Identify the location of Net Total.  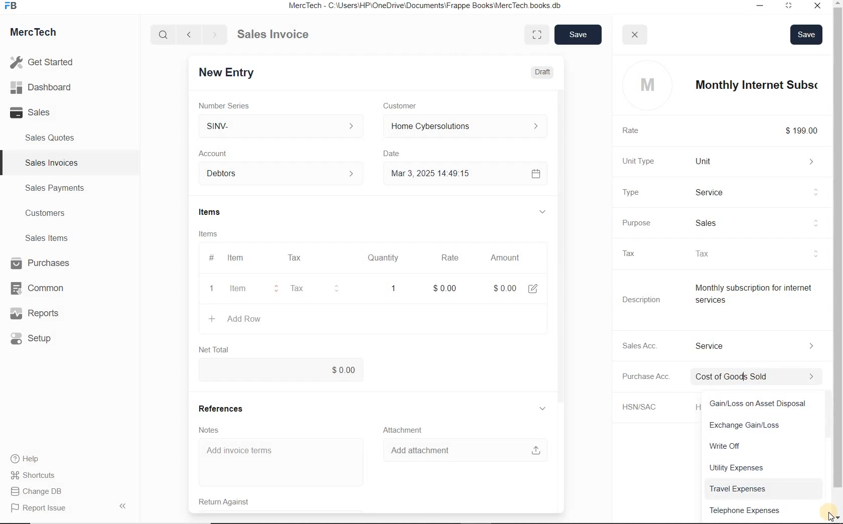
(218, 349).